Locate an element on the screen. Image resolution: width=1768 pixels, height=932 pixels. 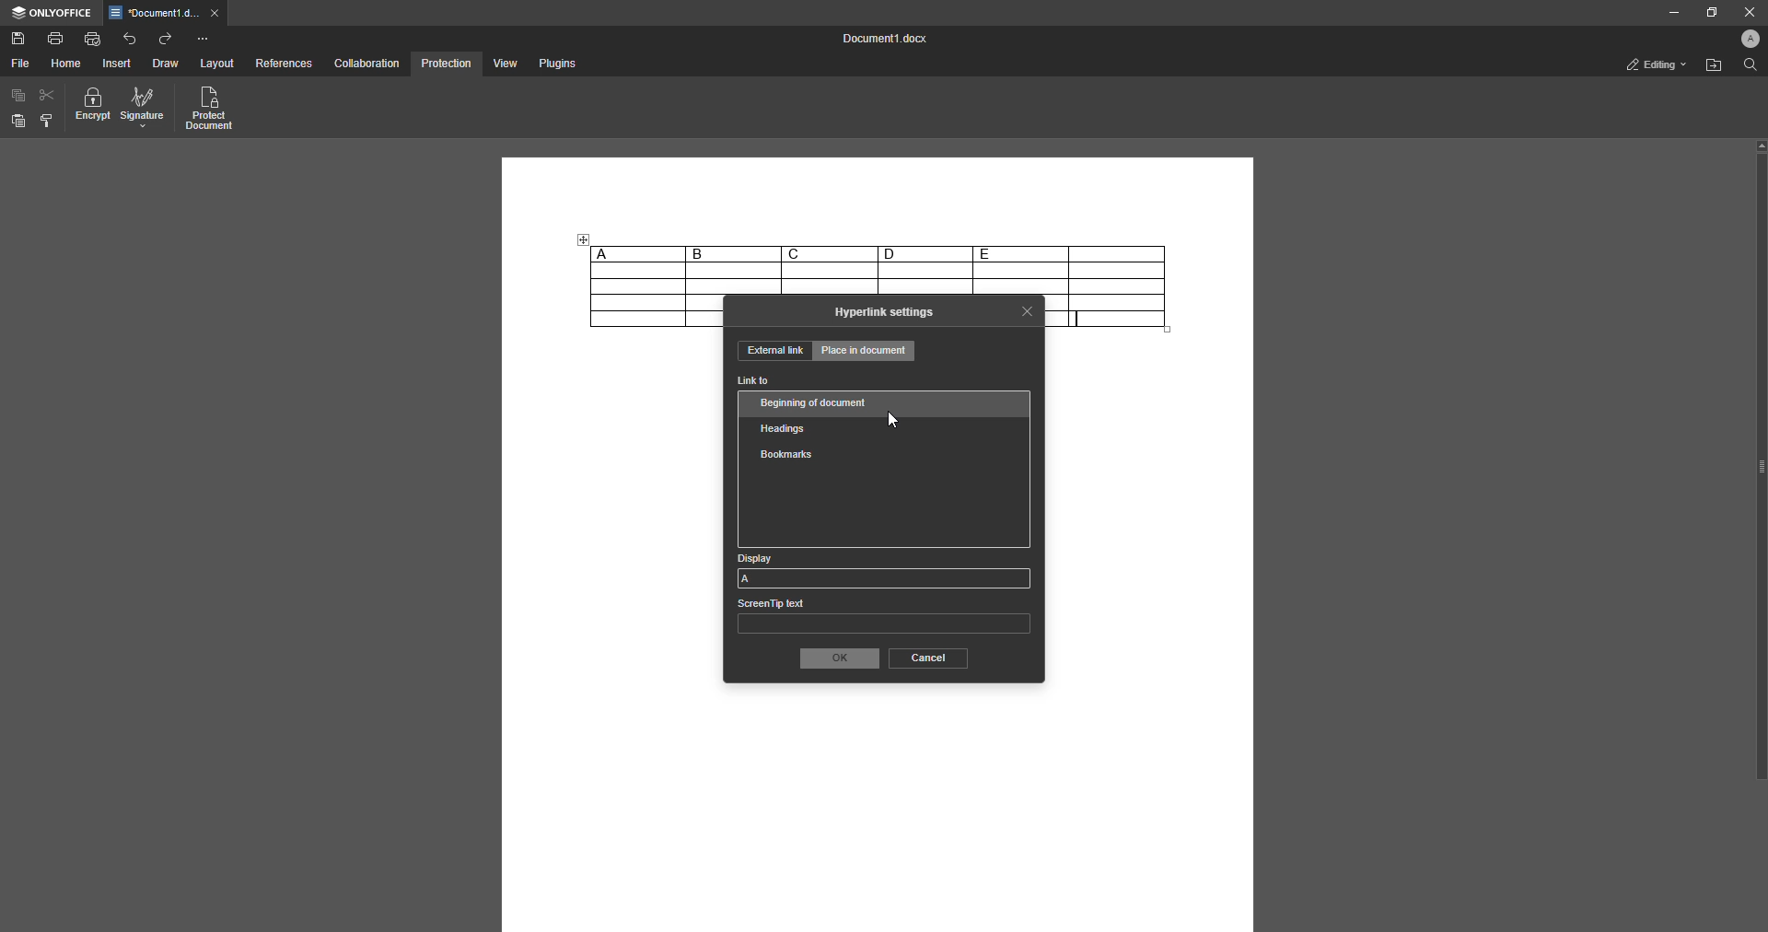
New folder is located at coordinates (1711, 67).